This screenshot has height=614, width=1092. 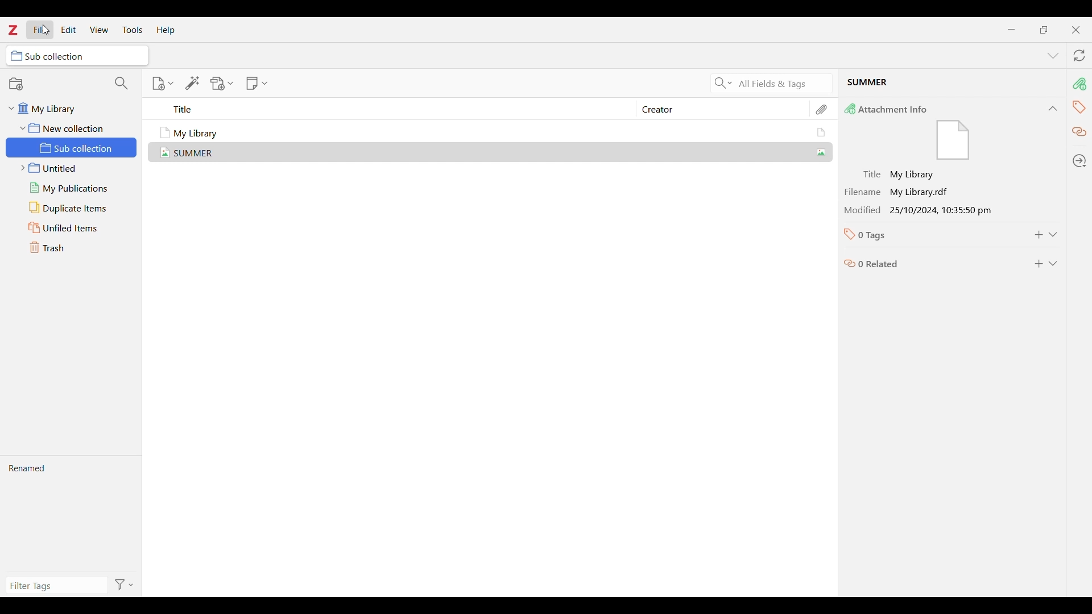 I want to click on Cursor, so click(x=47, y=30).